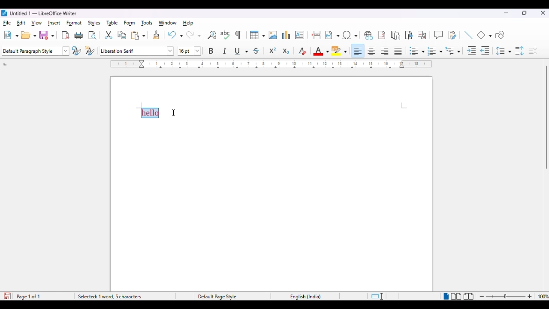 The height and width of the screenshot is (309, 549). Describe the element at coordinates (157, 35) in the screenshot. I see `clone formatting` at that location.